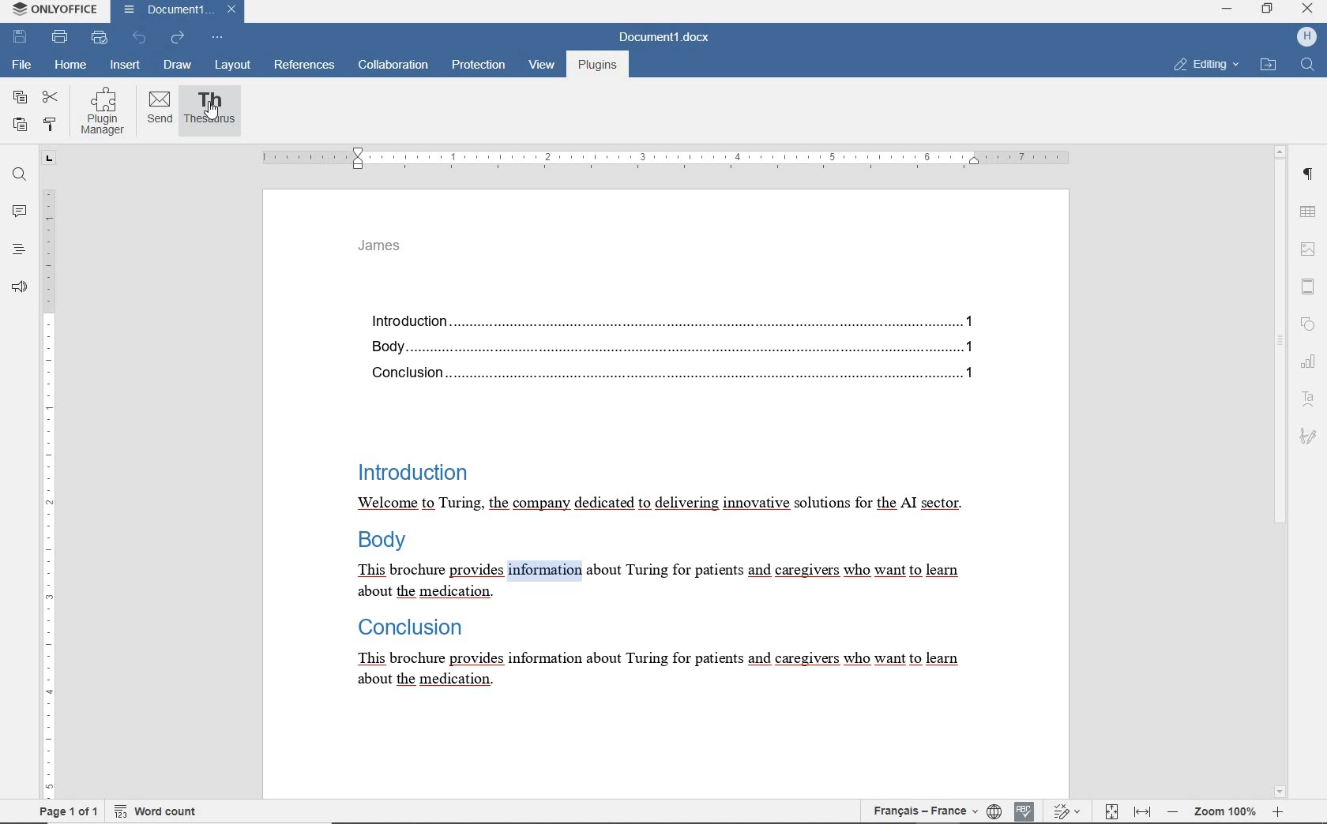 The height and width of the screenshot is (824, 1327). Describe the element at coordinates (218, 38) in the screenshot. I see `CUSTOMIZE QUICK ACCESS TOOLBAR` at that location.